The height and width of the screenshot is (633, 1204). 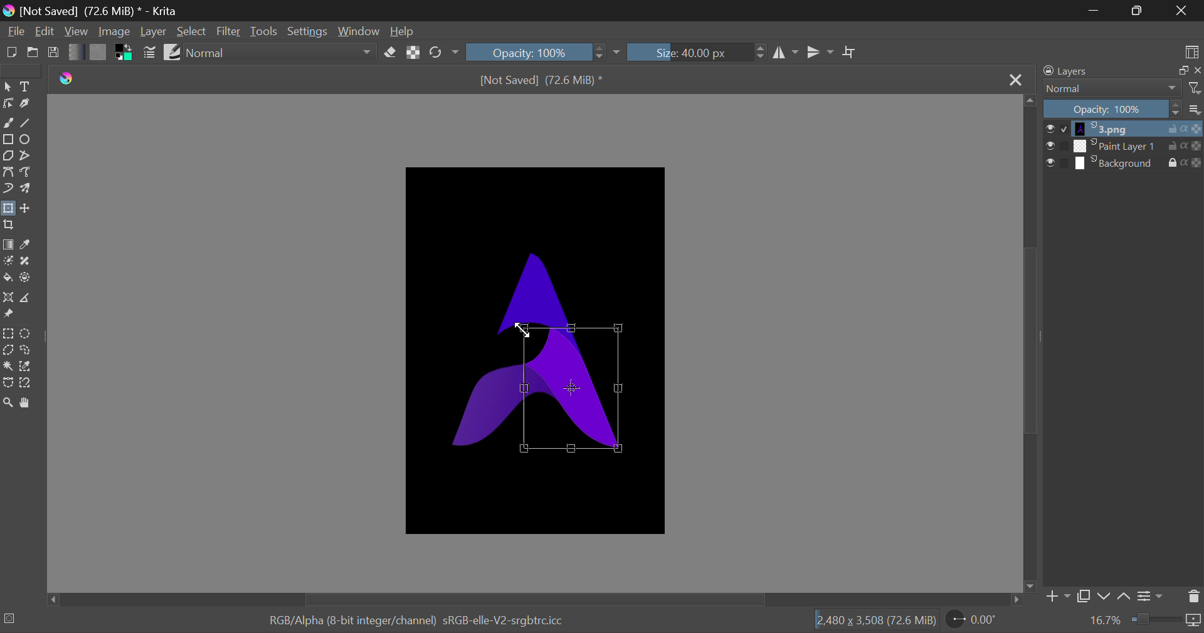 What do you see at coordinates (1196, 70) in the screenshot?
I see `close` at bounding box center [1196, 70].